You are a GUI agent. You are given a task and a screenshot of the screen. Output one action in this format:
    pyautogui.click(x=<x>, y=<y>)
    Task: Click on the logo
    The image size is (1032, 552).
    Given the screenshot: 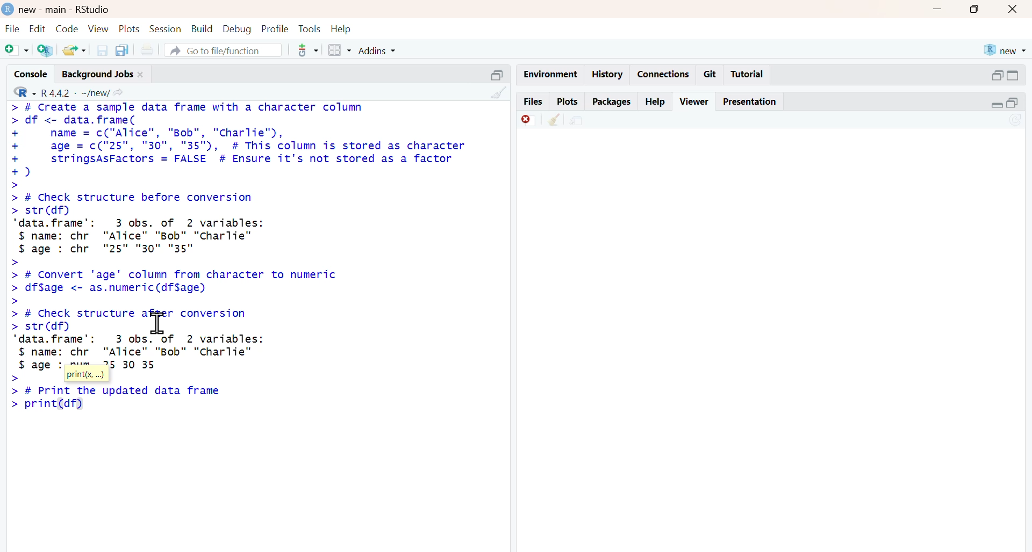 What is the action you would take?
    pyautogui.click(x=9, y=9)
    